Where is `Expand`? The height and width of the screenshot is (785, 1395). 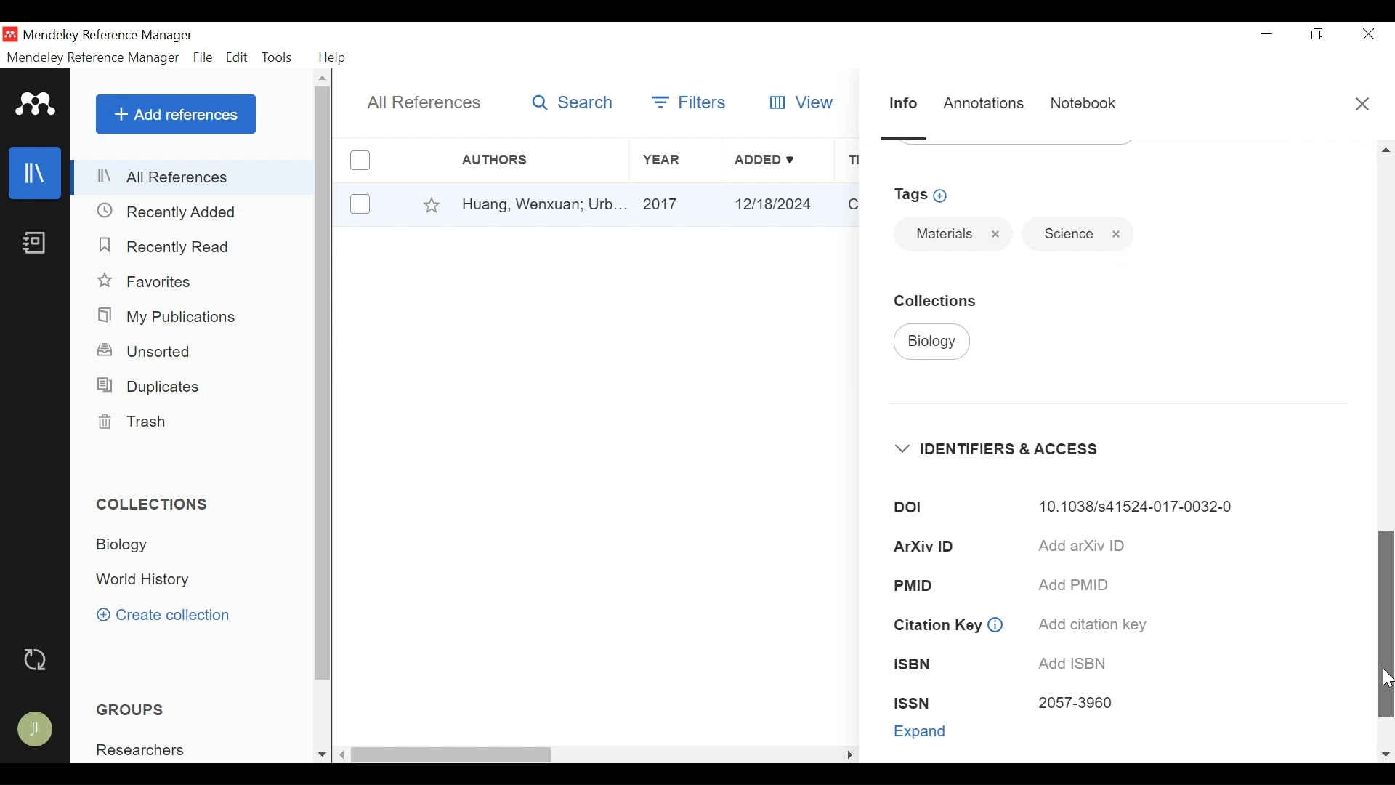
Expand is located at coordinates (921, 731).